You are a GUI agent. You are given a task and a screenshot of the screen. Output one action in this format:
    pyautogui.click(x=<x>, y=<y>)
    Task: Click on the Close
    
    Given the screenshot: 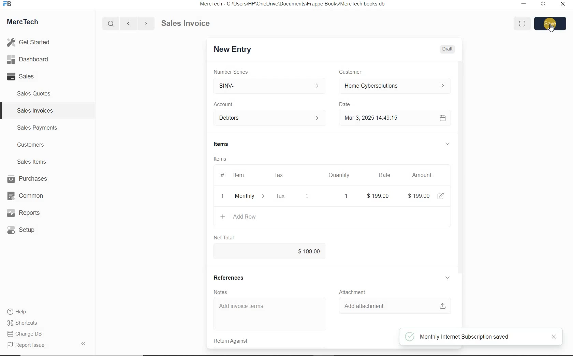 What is the action you would take?
    pyautogui.click(x=562, y=5)
    